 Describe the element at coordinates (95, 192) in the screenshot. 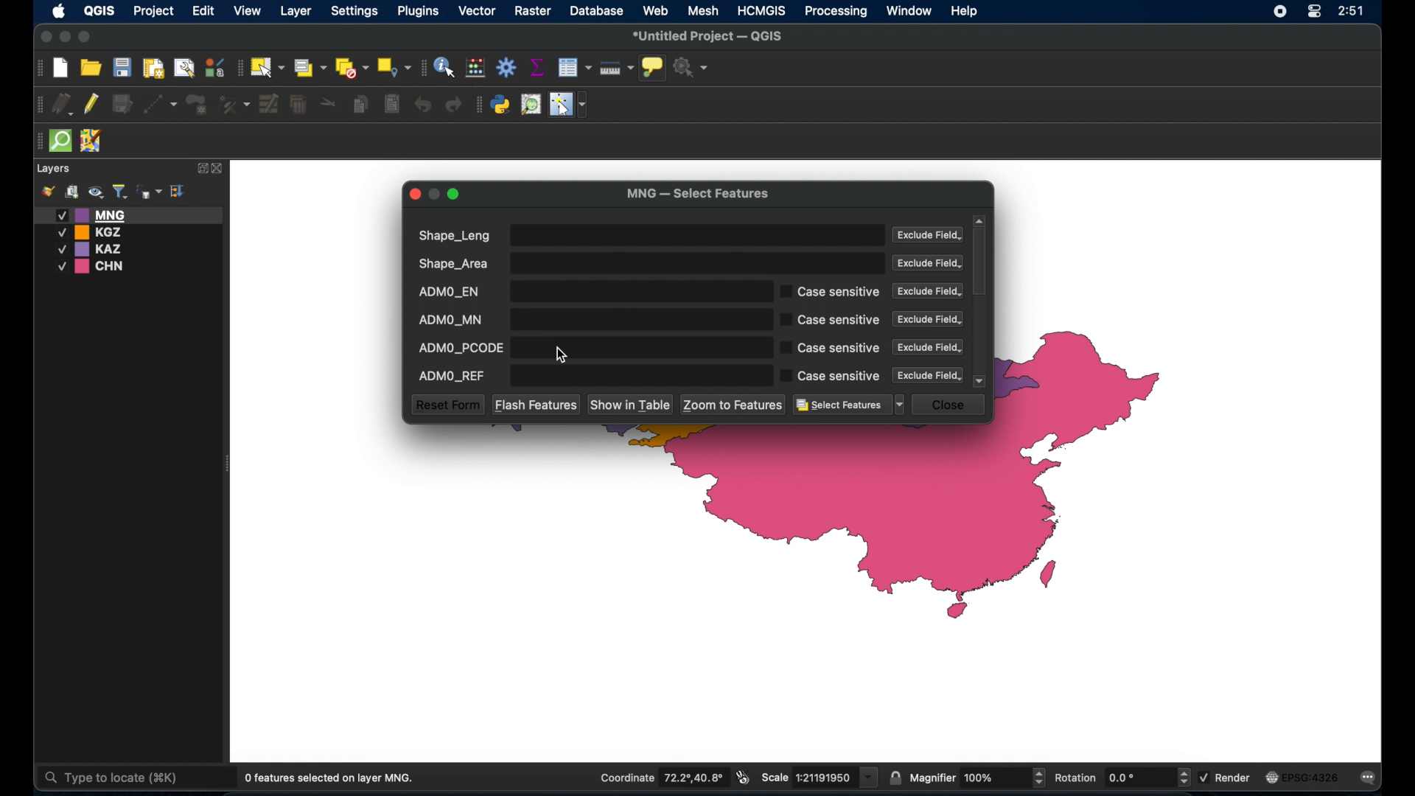

I see `manage map theme` at that location.